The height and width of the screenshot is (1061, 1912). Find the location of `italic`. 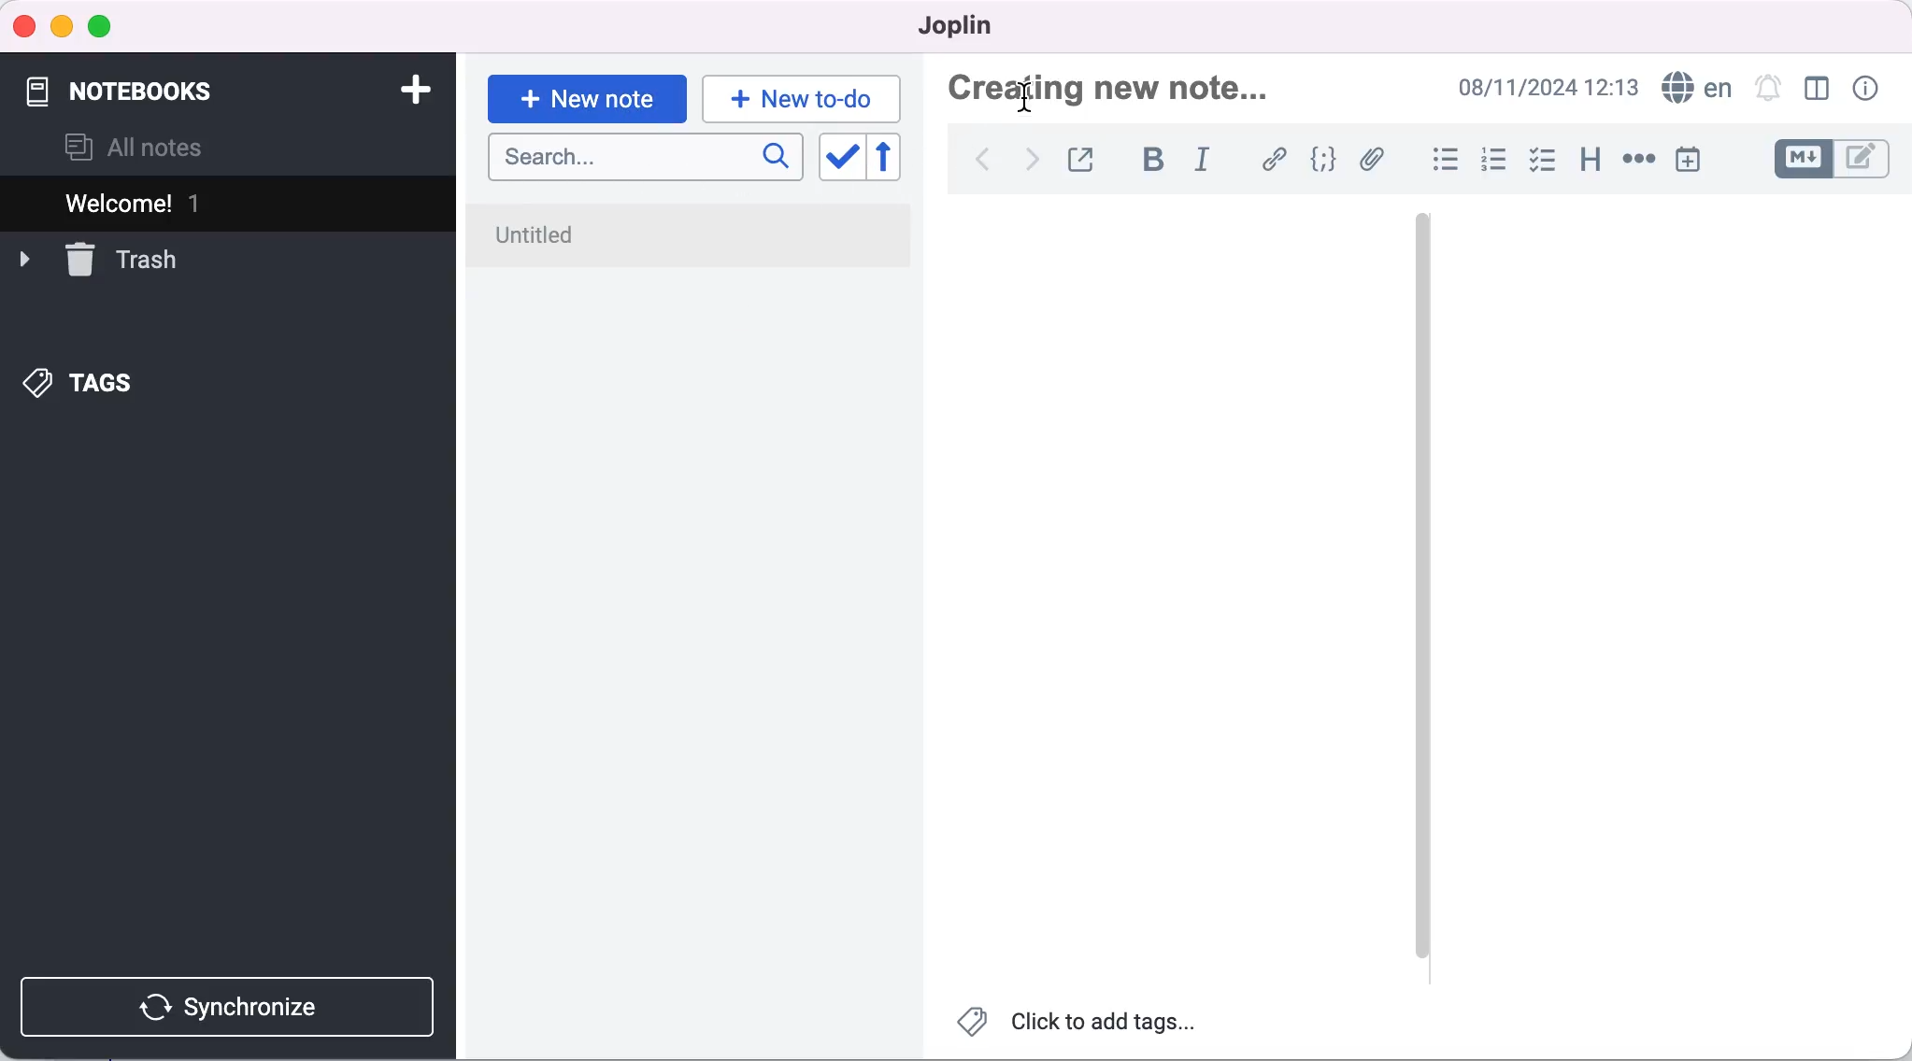

italic is located at coordinates (1207, 163).